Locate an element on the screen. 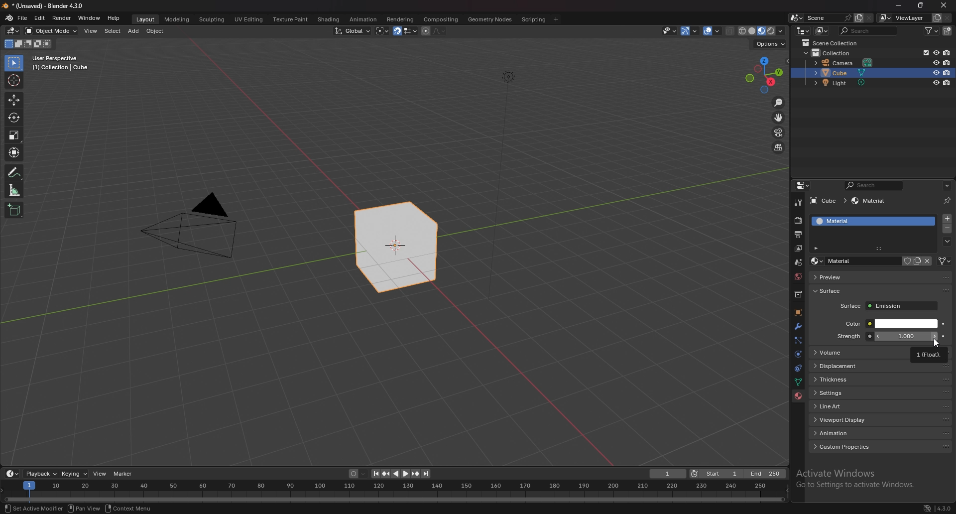 This screenshot has height=514, width=956. line art is located at coordinates (880, 406).